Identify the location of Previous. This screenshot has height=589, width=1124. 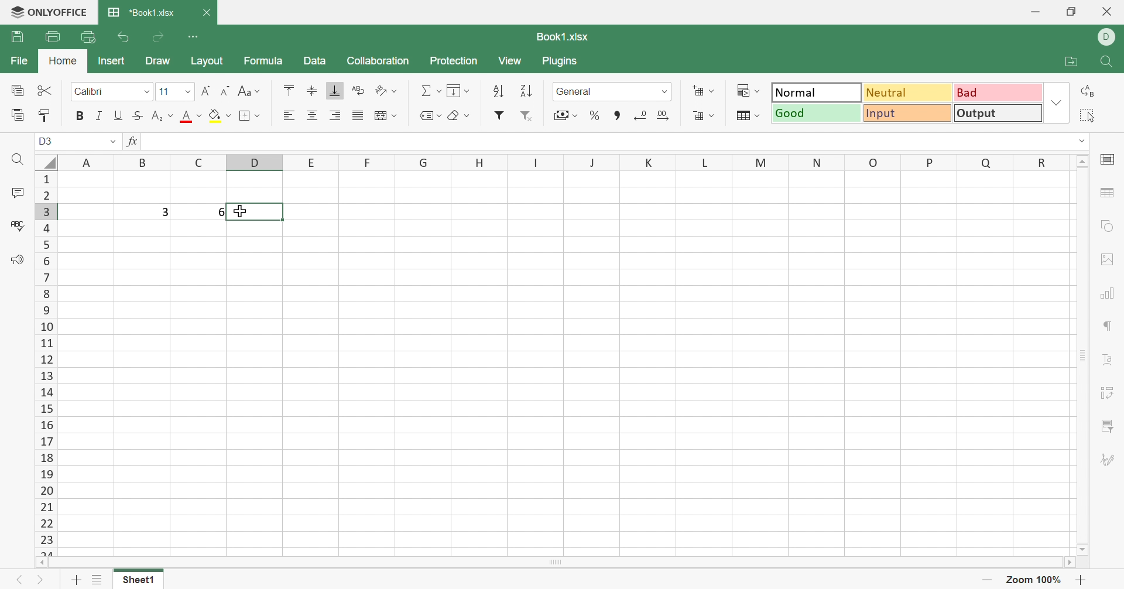
(20, 580).